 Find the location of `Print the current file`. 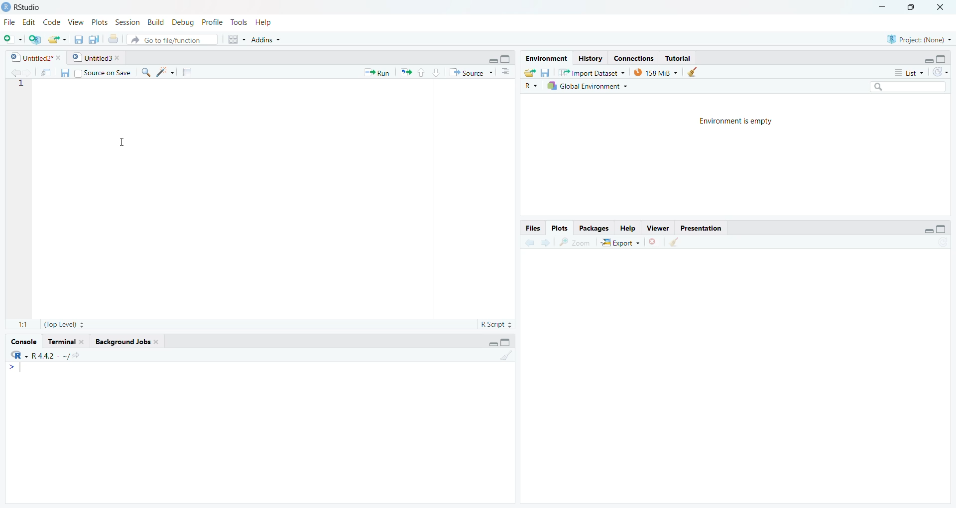

Print the current file is located at coordinates (113, 37).